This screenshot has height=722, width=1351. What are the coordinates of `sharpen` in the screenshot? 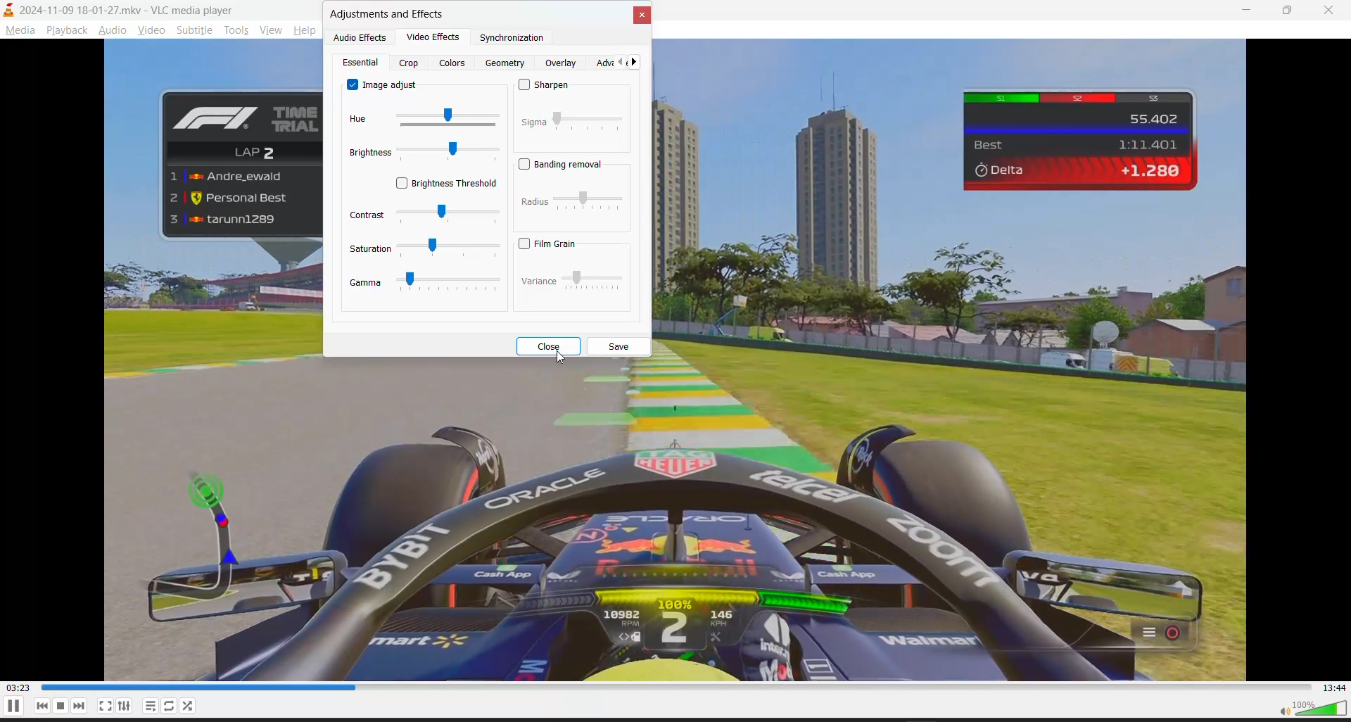 It's located at (548, 86).